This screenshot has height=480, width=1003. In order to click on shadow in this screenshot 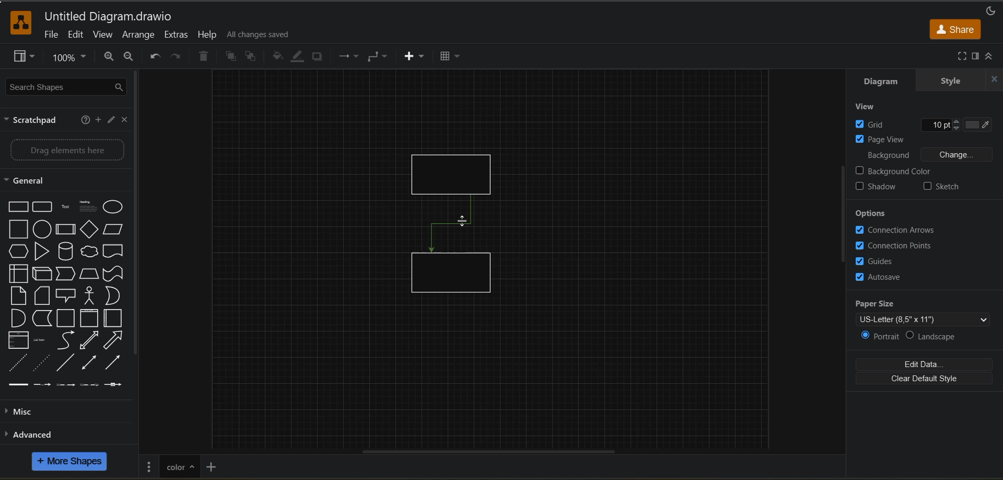, I will do `click(320, 57)`.